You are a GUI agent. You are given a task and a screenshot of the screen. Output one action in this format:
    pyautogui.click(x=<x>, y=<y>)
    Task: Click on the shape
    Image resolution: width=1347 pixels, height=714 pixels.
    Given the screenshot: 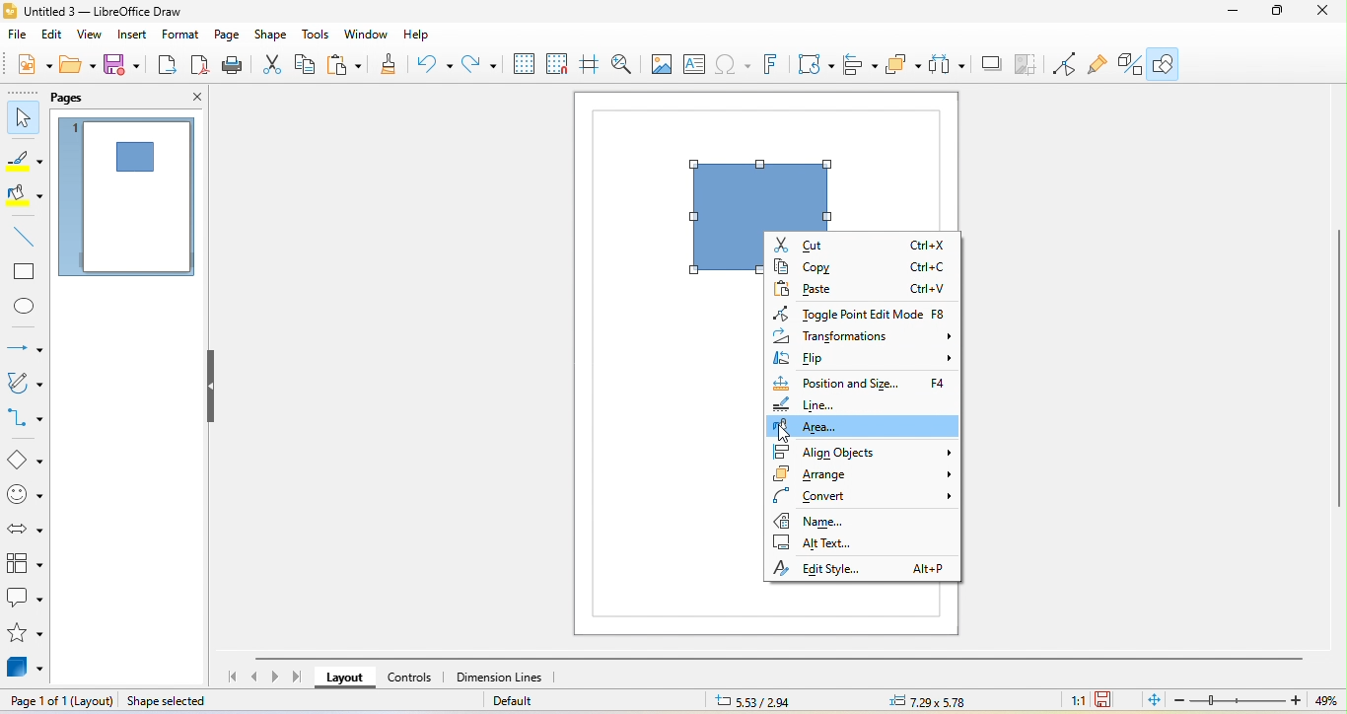 What is the action you would take?
    pyautogui.click(x=755, y=191)
    